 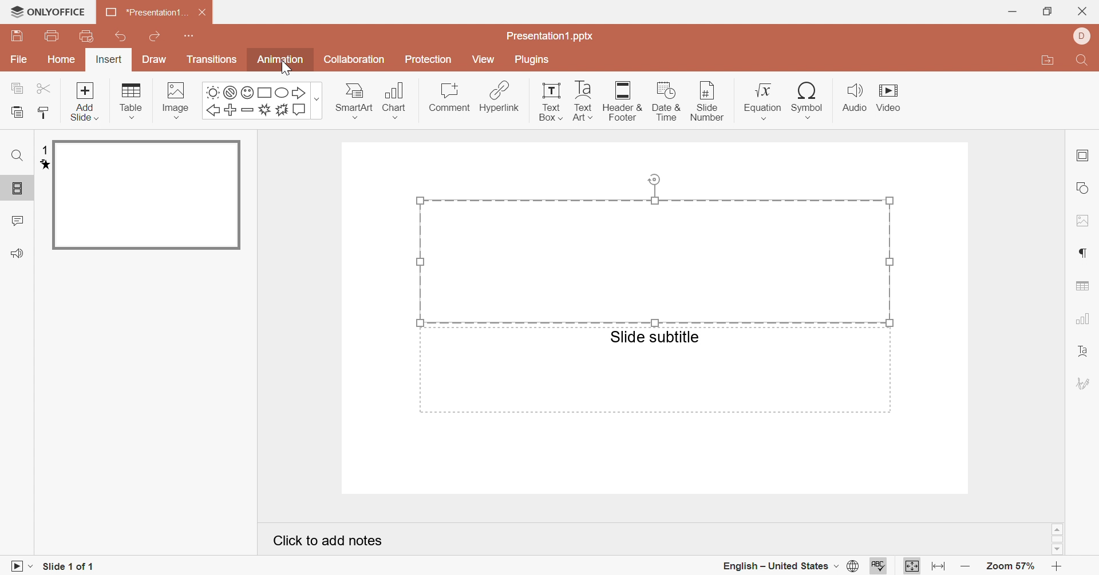 I want to click on paste, so click(x=17, y=111).